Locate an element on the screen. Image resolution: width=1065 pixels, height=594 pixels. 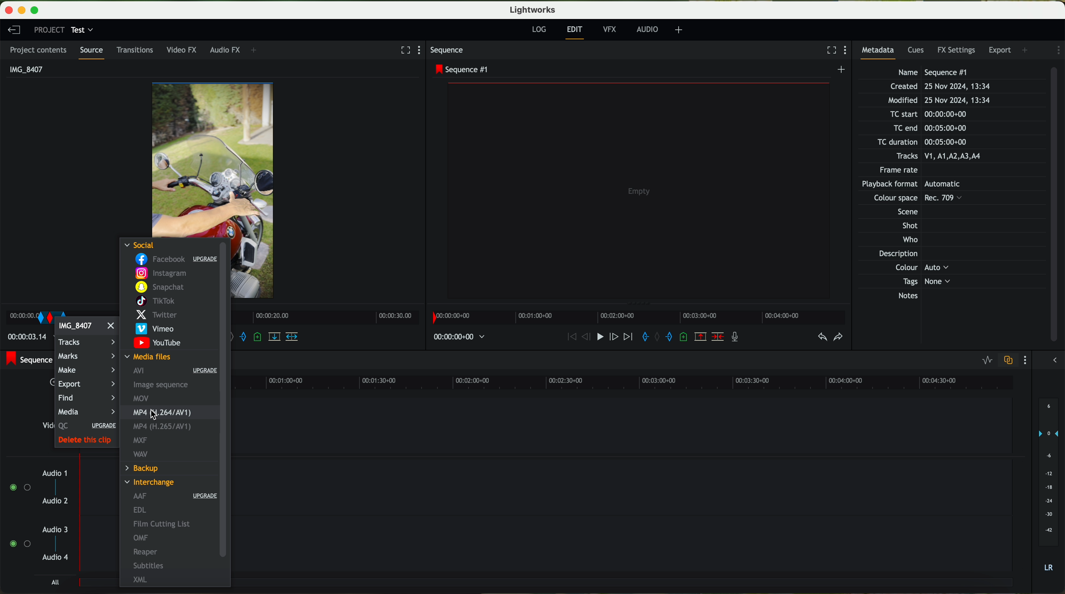
media files is located at coordinates (150, 358).